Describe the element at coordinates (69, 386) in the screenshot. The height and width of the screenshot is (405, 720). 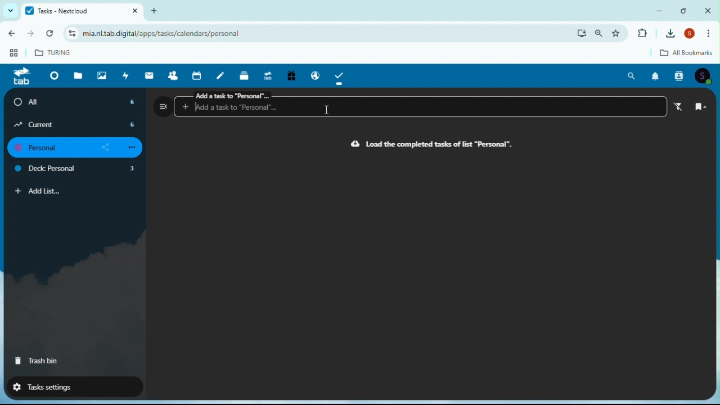
I see `Task settings` at that location.